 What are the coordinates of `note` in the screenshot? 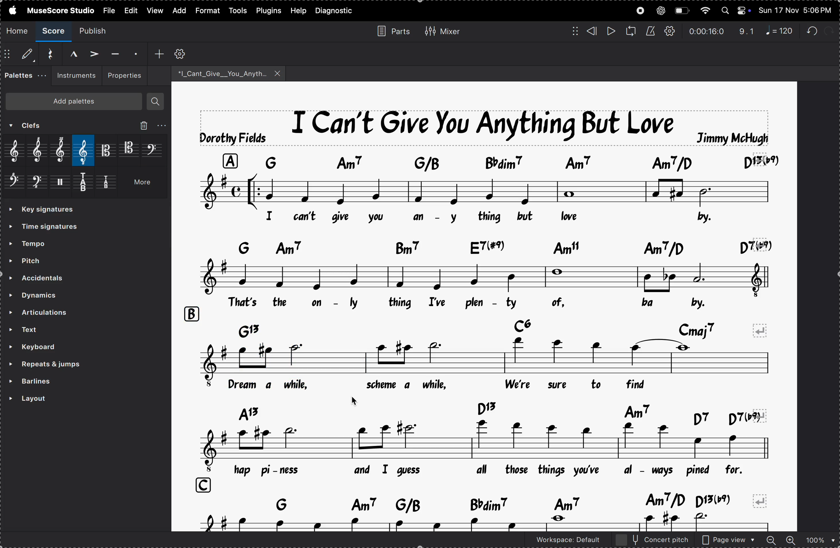 It's located at (782, 30).